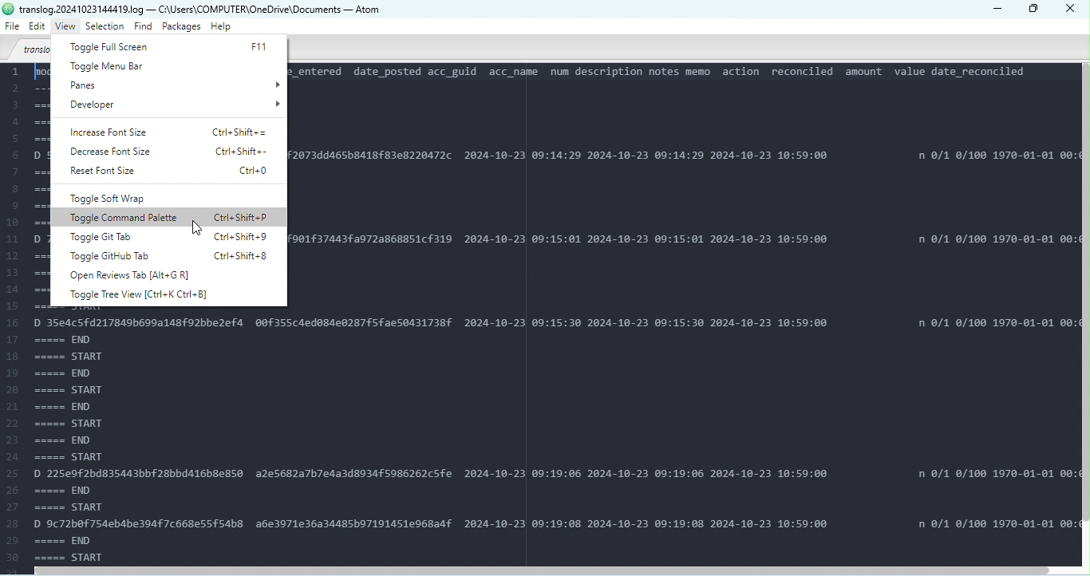 This screenshot has height=576, width=1090. Describe the element at coordinates (175, 107) in the screenshot. I see `Developer` at that location.